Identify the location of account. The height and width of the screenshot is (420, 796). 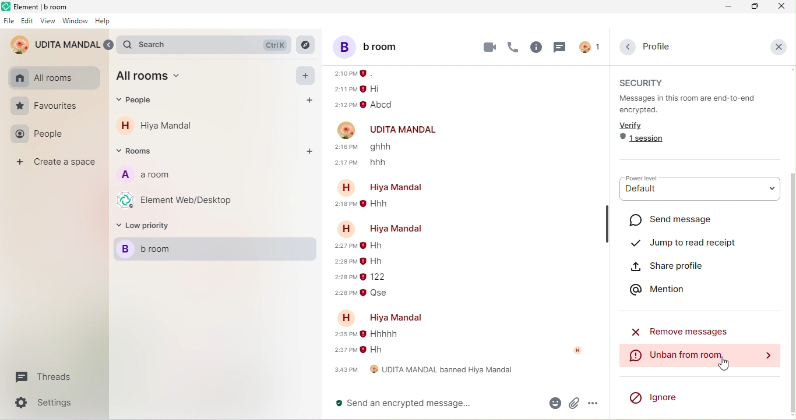
(582, 351).